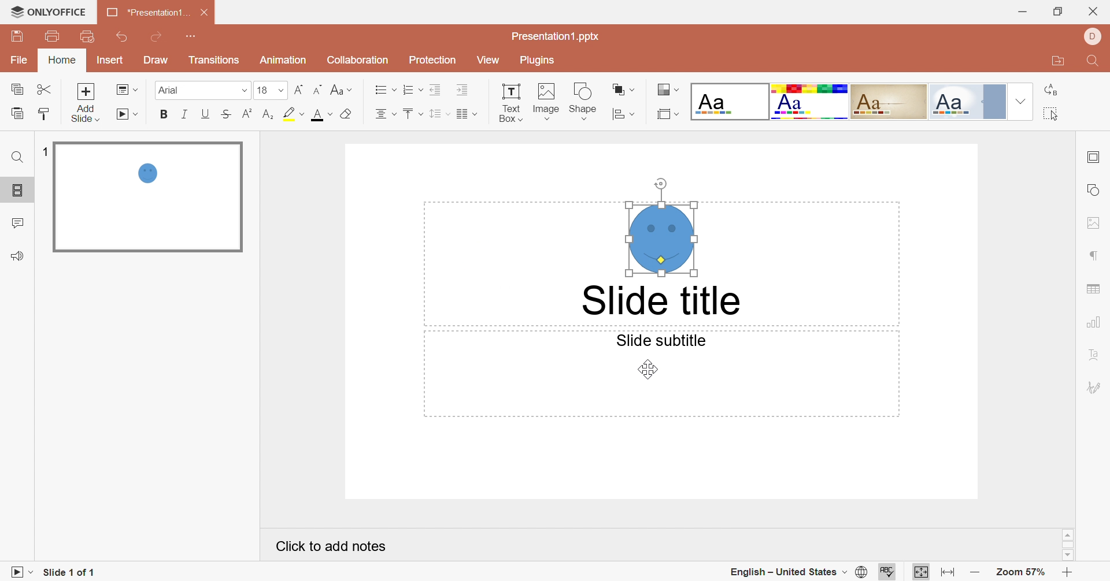 Image resolution: width=1110 pixels, height=581 pixels. What do you see at coordinates (86, 35) in the screenshot?
I see `Quick Print` at bounding box center [86, 35].